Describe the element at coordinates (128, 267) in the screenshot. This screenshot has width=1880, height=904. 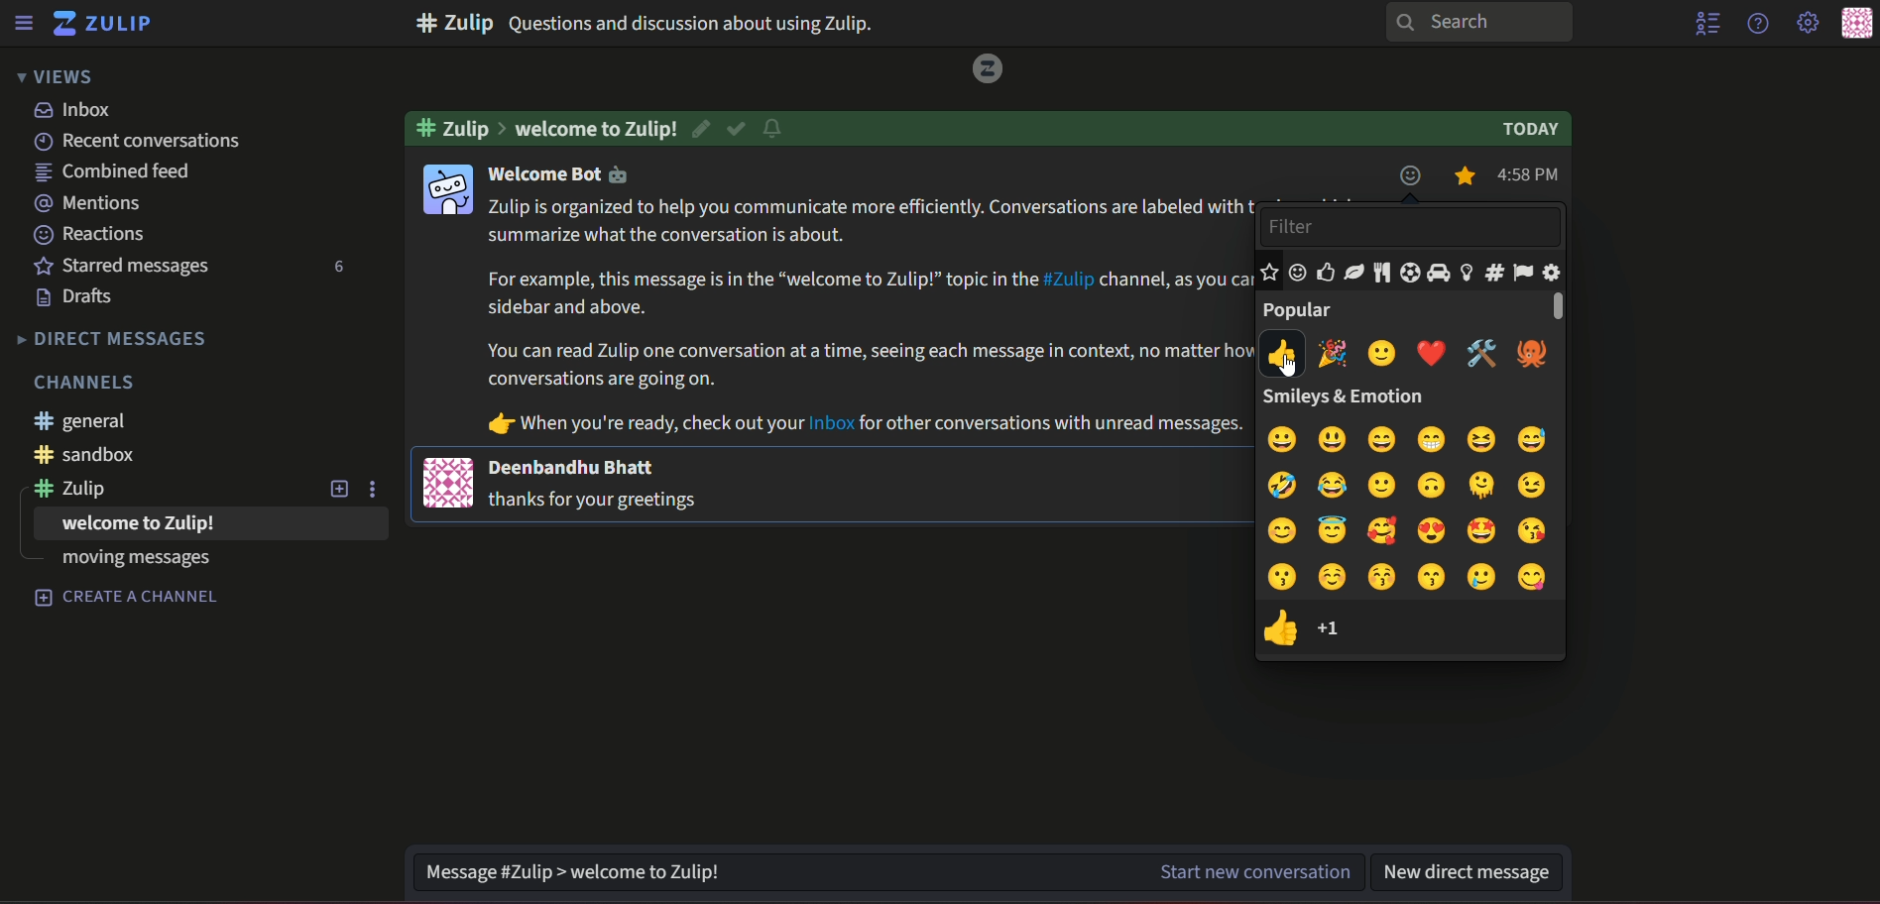
I see `Starred Messages` at that location.